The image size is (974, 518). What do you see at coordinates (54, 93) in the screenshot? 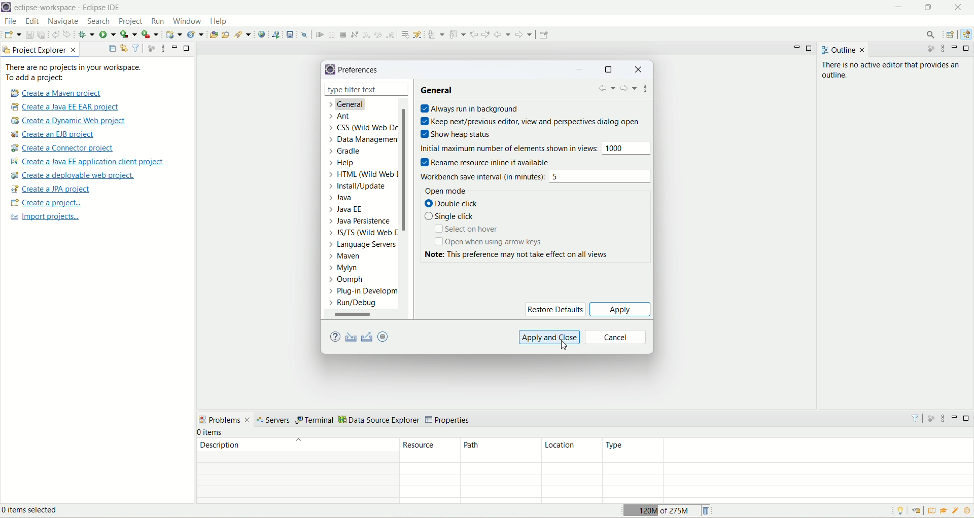
I see `create a Maven project` at bounding box center [54, 93].